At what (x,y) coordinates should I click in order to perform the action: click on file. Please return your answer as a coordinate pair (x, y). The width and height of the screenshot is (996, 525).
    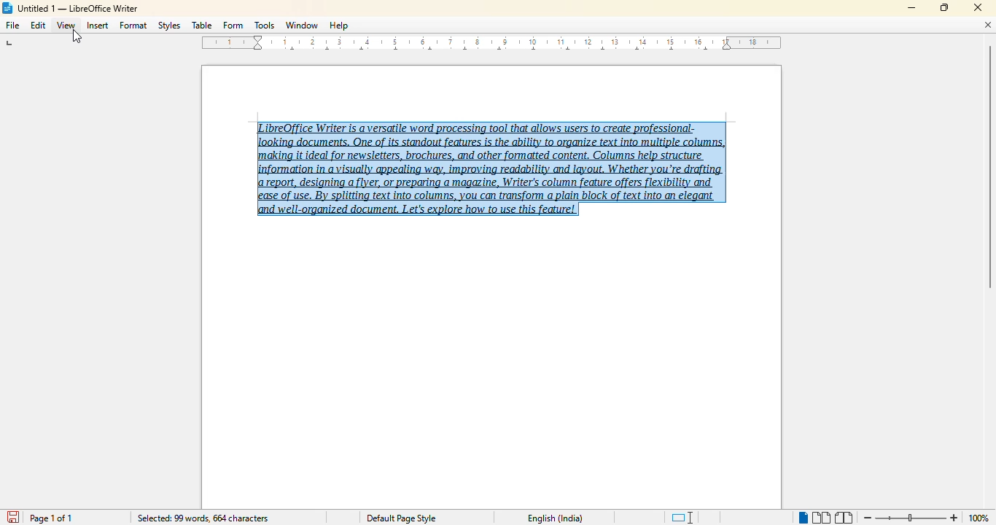
    Looking at the image, I should click on (12, 25).